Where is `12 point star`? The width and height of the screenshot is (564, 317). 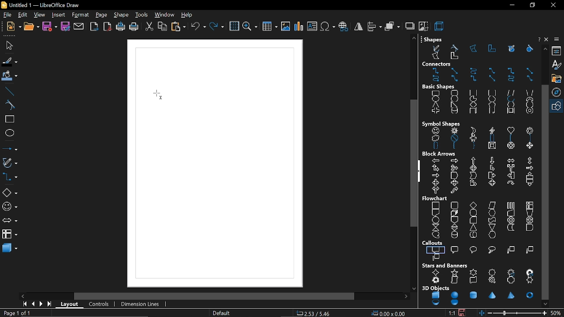 12 point star is located at coordinates (512, 271).